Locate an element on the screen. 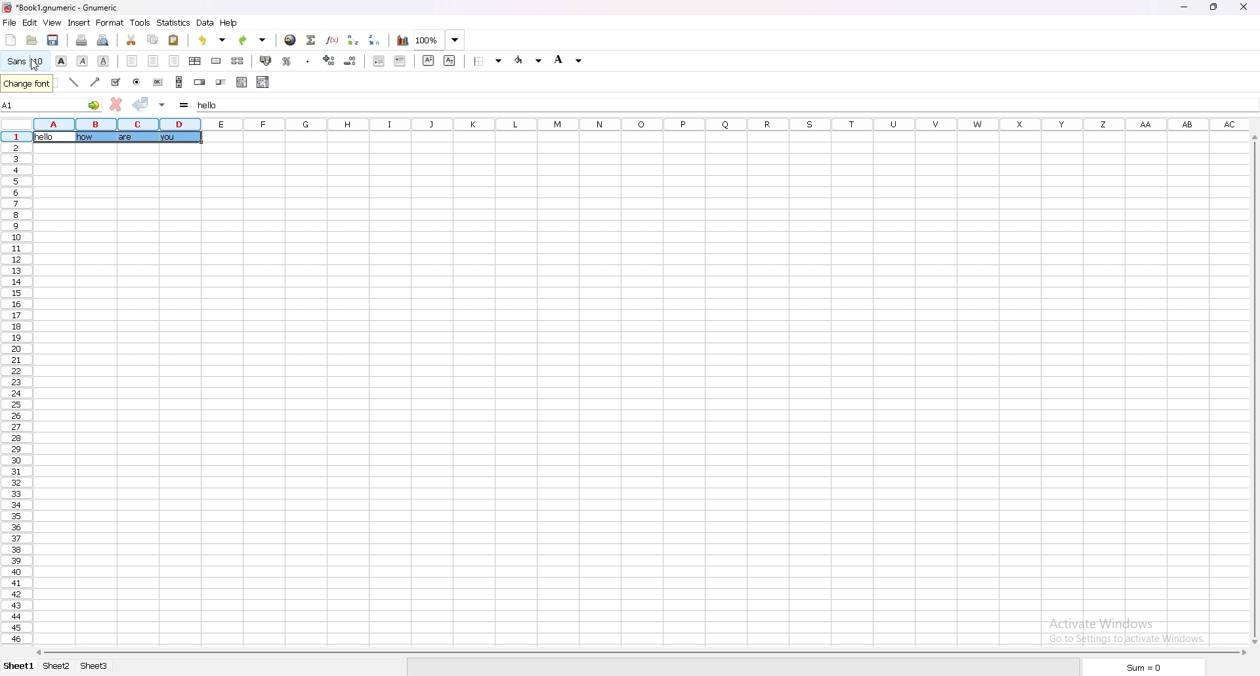  scroll bar is located at coordinates (639, 652).